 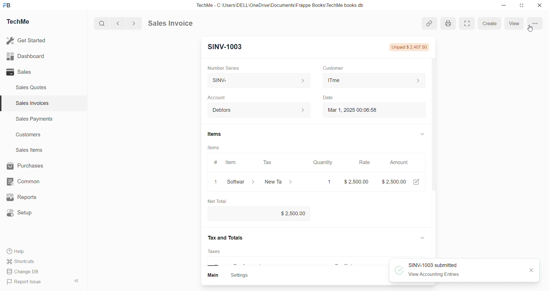 What do you see at coordinates (257, 81) in the screenshot?
I see `SINV- >` at bounding box center [257, 81].